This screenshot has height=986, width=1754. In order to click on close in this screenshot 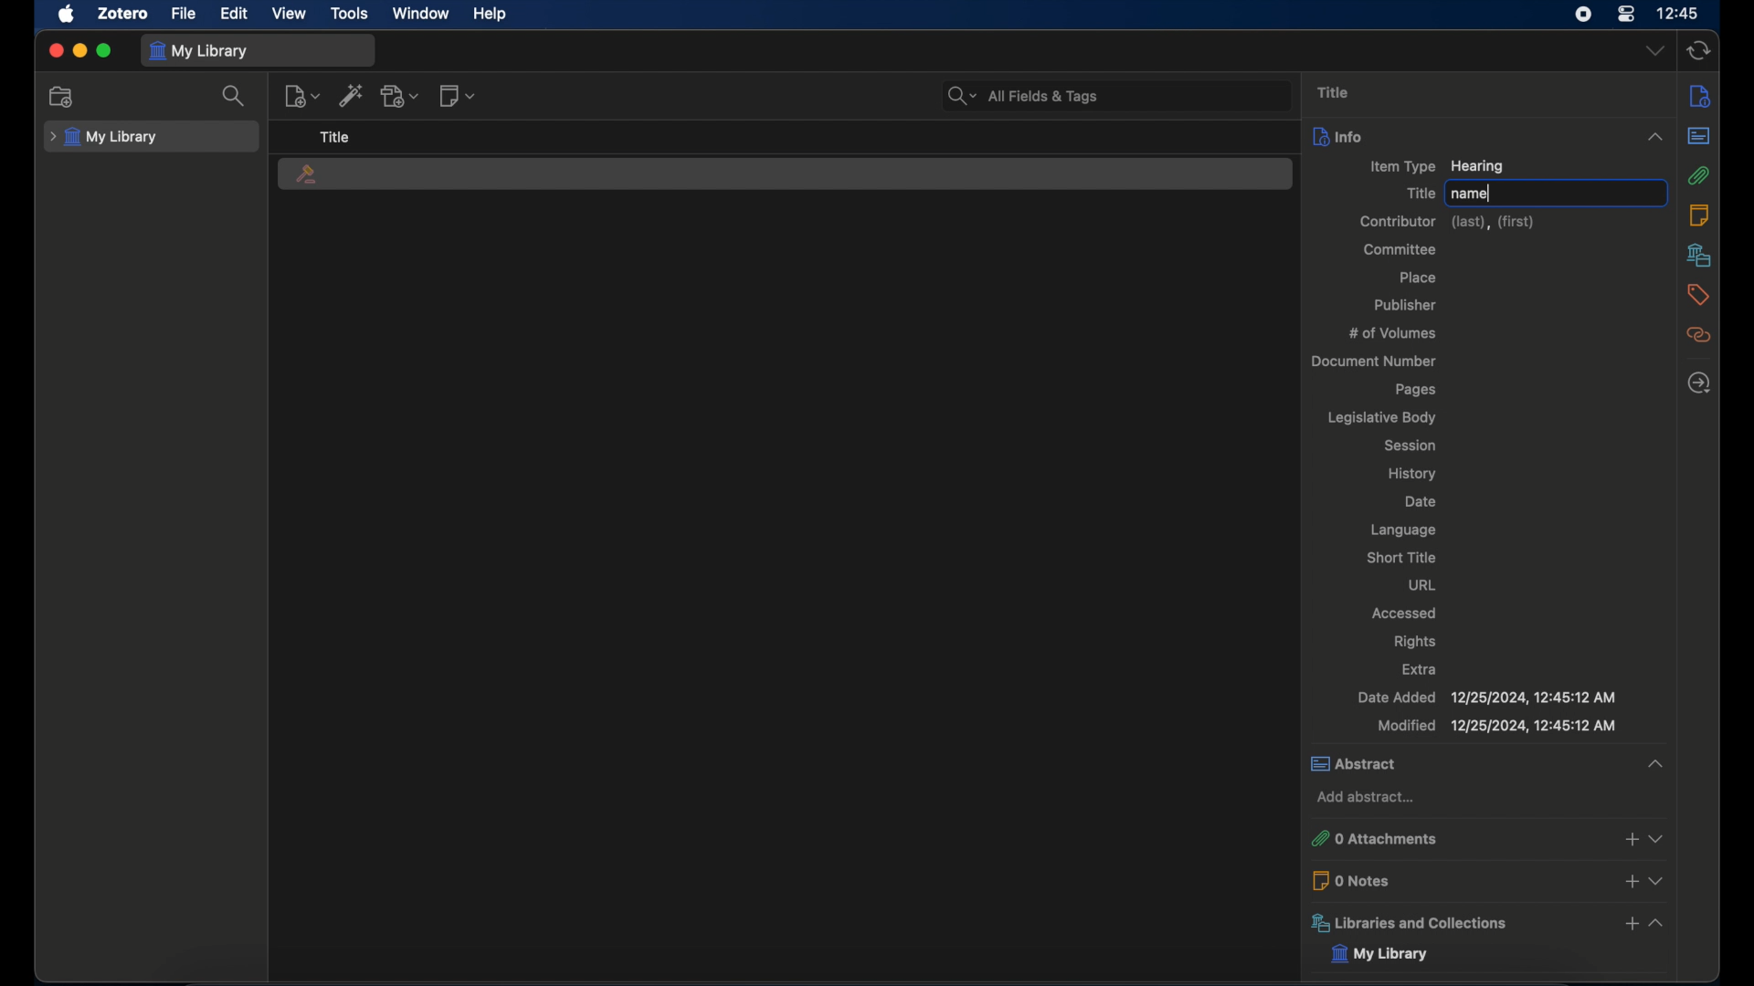, I will do `click(55, 49)`.